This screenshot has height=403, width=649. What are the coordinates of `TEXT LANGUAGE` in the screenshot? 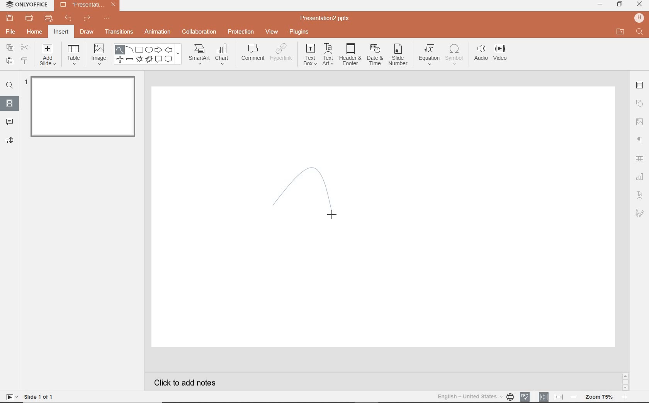 It's located at (475, 396).